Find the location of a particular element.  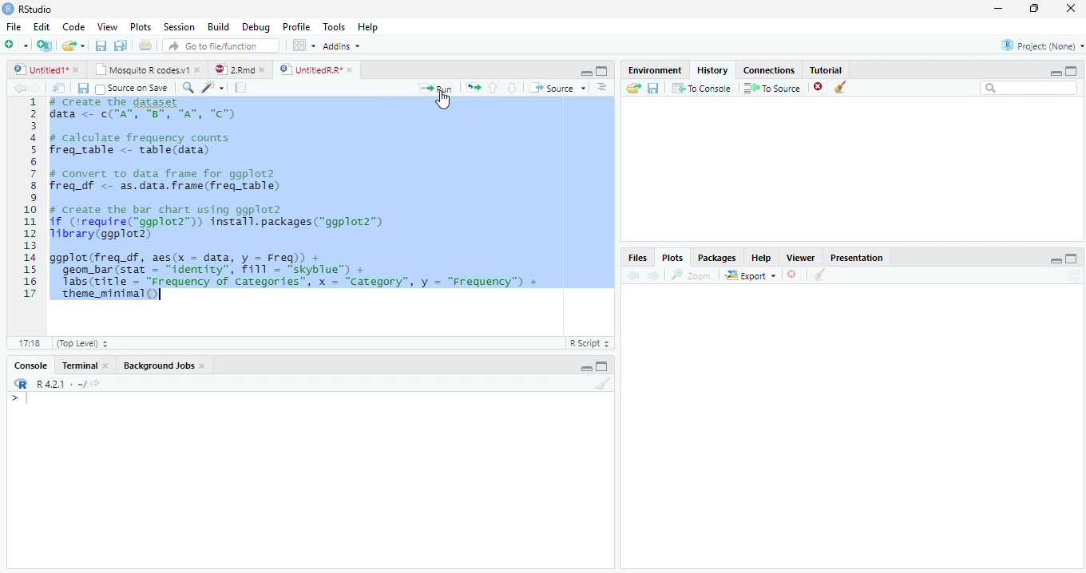

Go ro file/function is located at coordinates (220, 46).